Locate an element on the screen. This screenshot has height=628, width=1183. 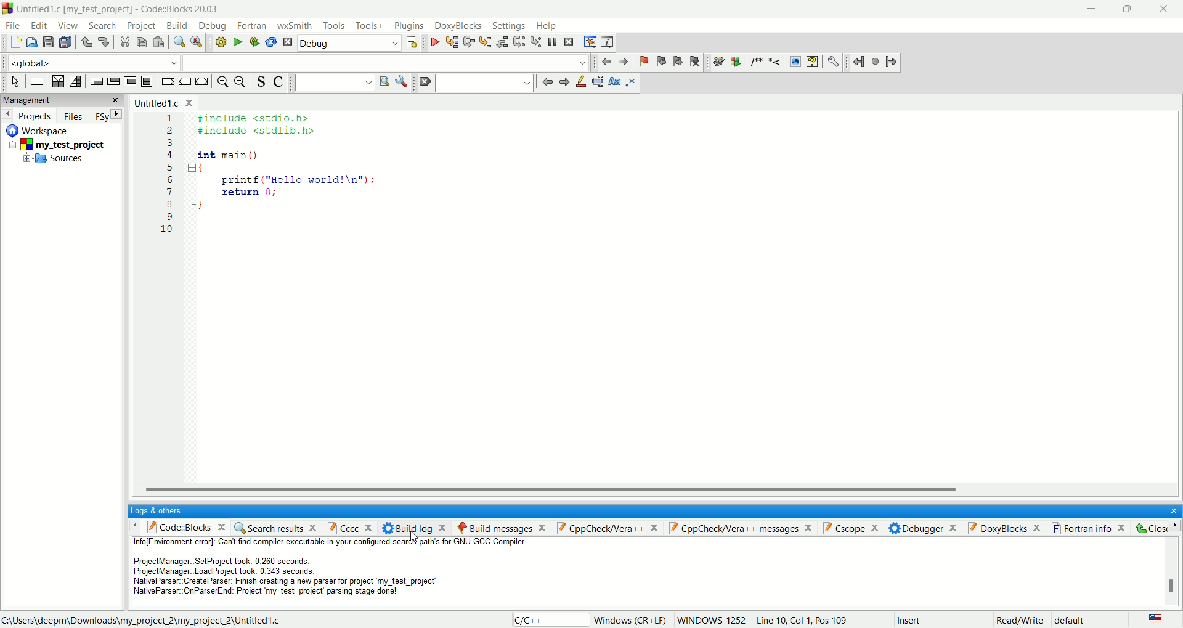
debug is located at coordinates (433, 42).